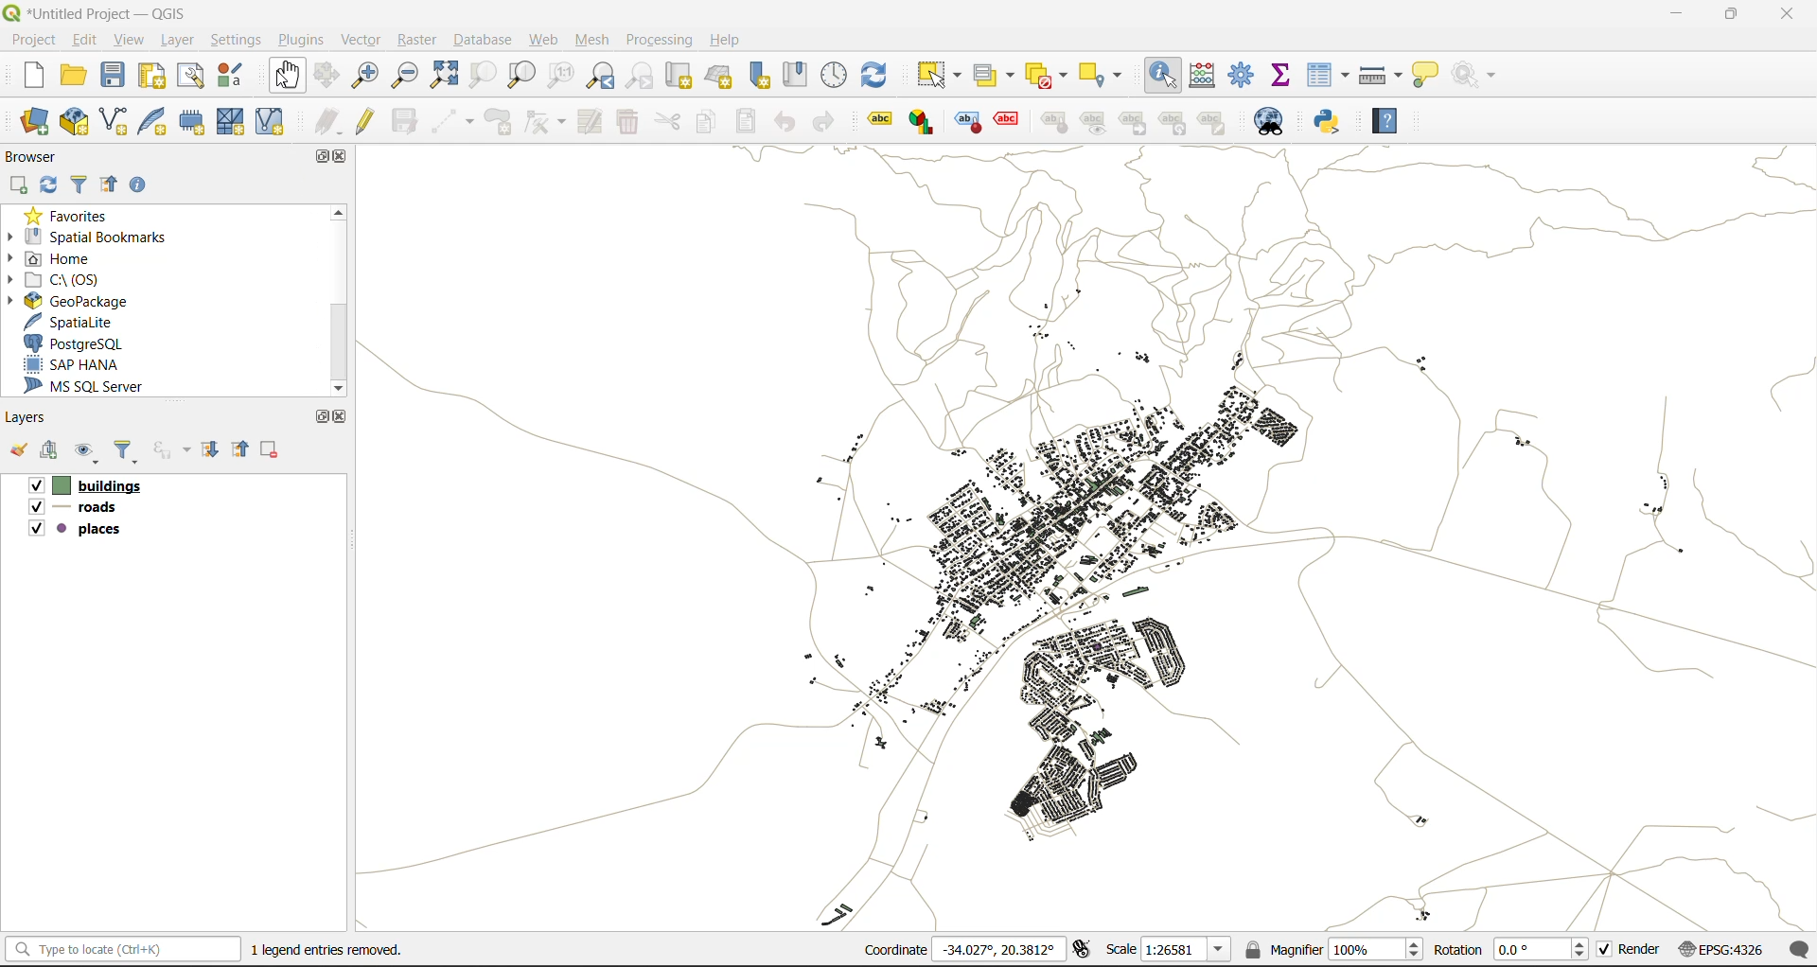 This screenshot has width=1817, height=967. What do you see at coordinates (83, 343) in the screenshot?
I see `postgresql` at bounding box center [83, 343].